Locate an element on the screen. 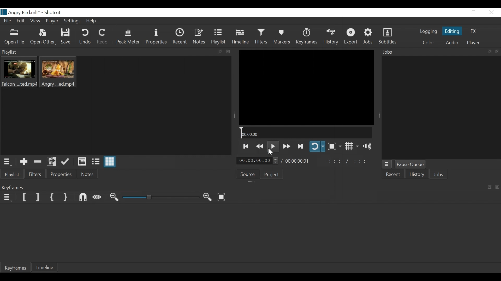 The image size is (501, 281). Toggle play or pause (space) is located at coordinates (273, 146).